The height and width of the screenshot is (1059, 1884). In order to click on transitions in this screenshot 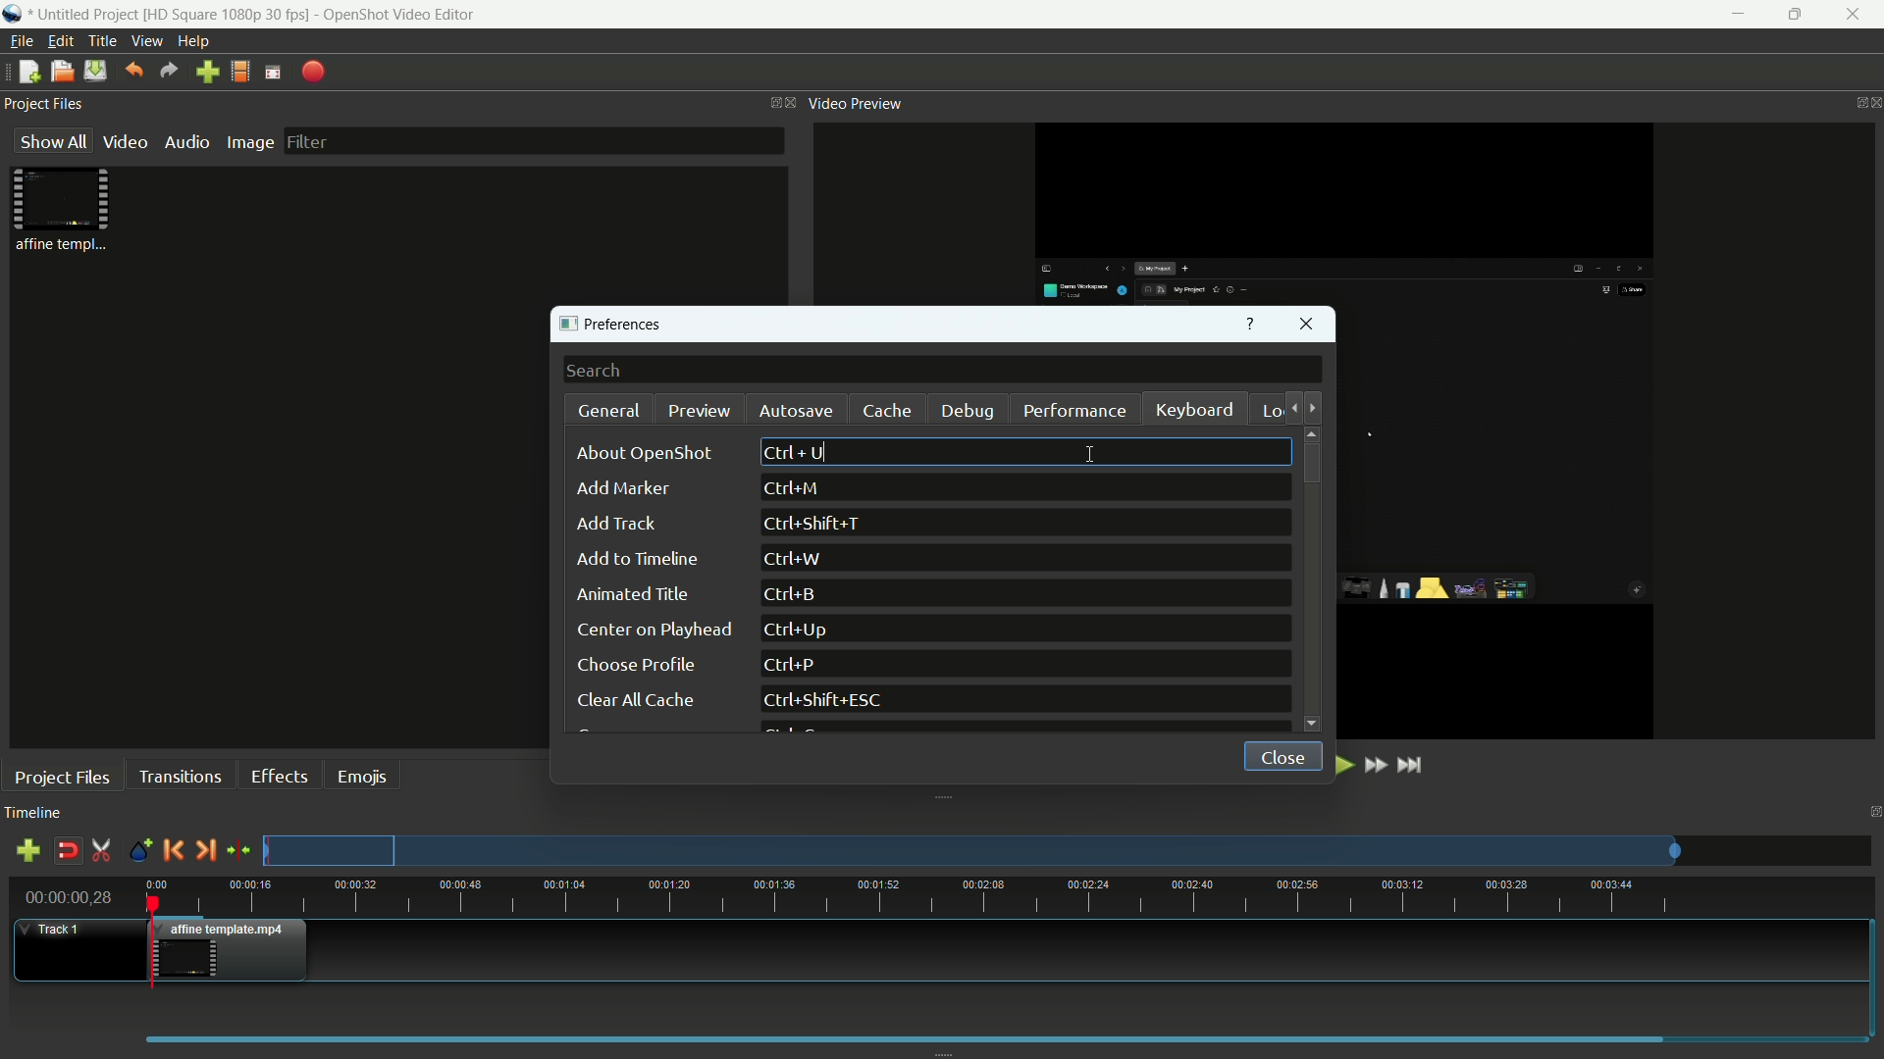, I will do `click(179, 776)`.